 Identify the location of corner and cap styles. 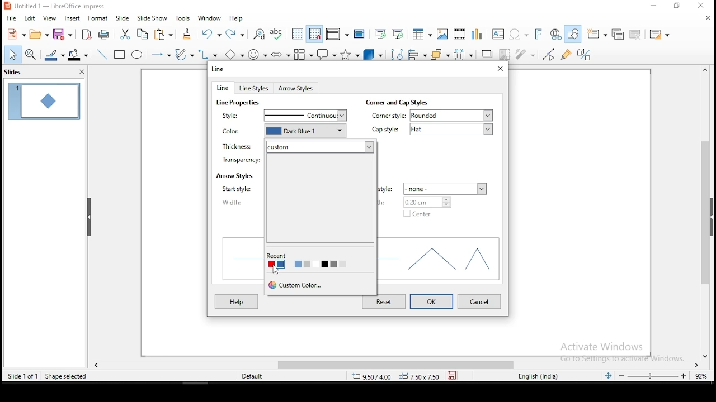
(396, 102).